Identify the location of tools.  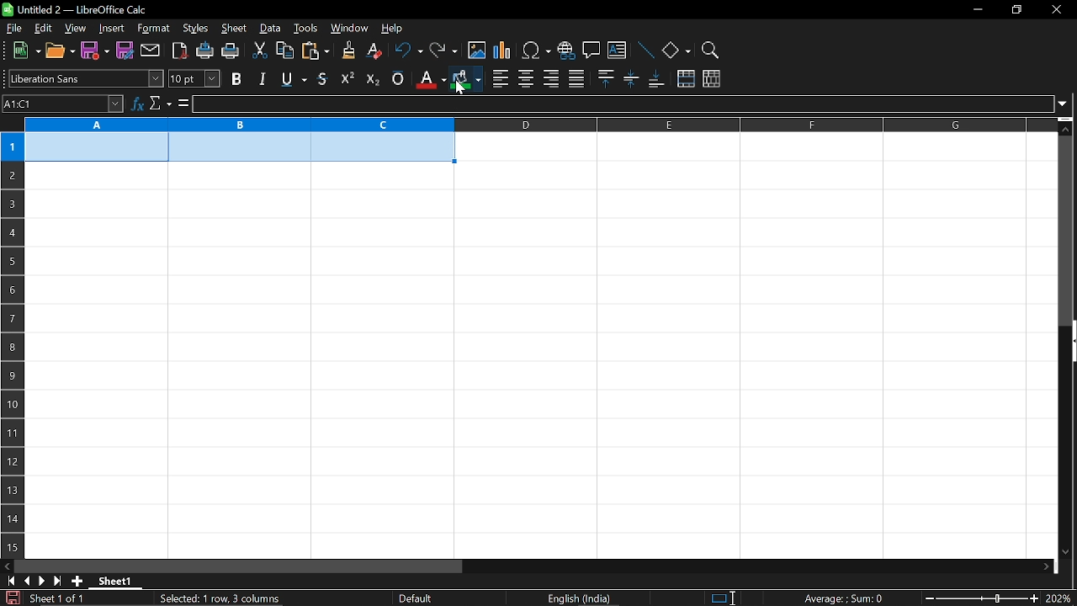
(306, 29).